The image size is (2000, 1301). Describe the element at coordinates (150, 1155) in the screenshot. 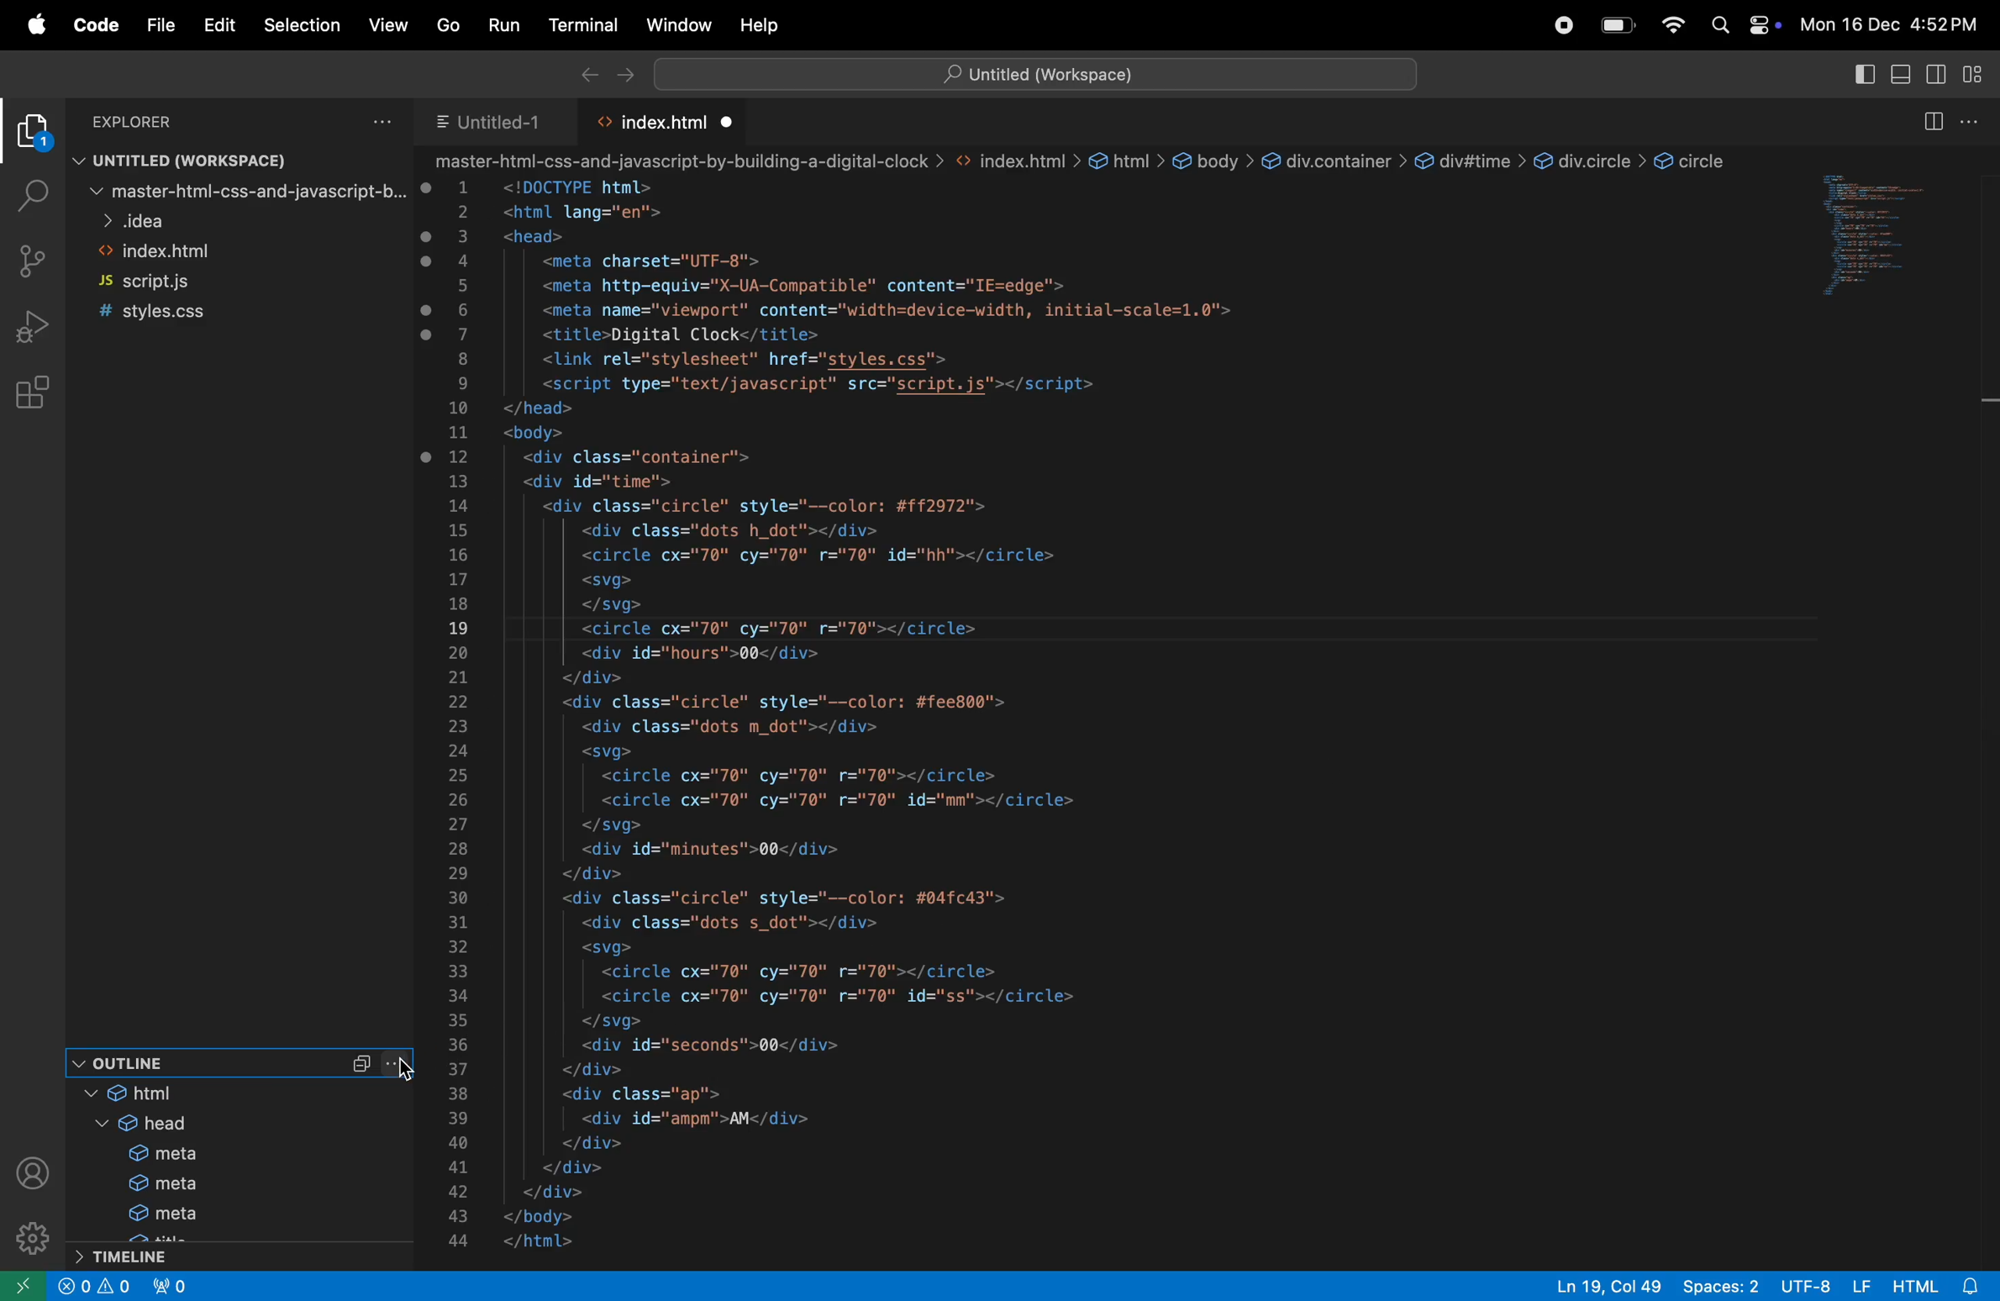

I see `meta` at that location.